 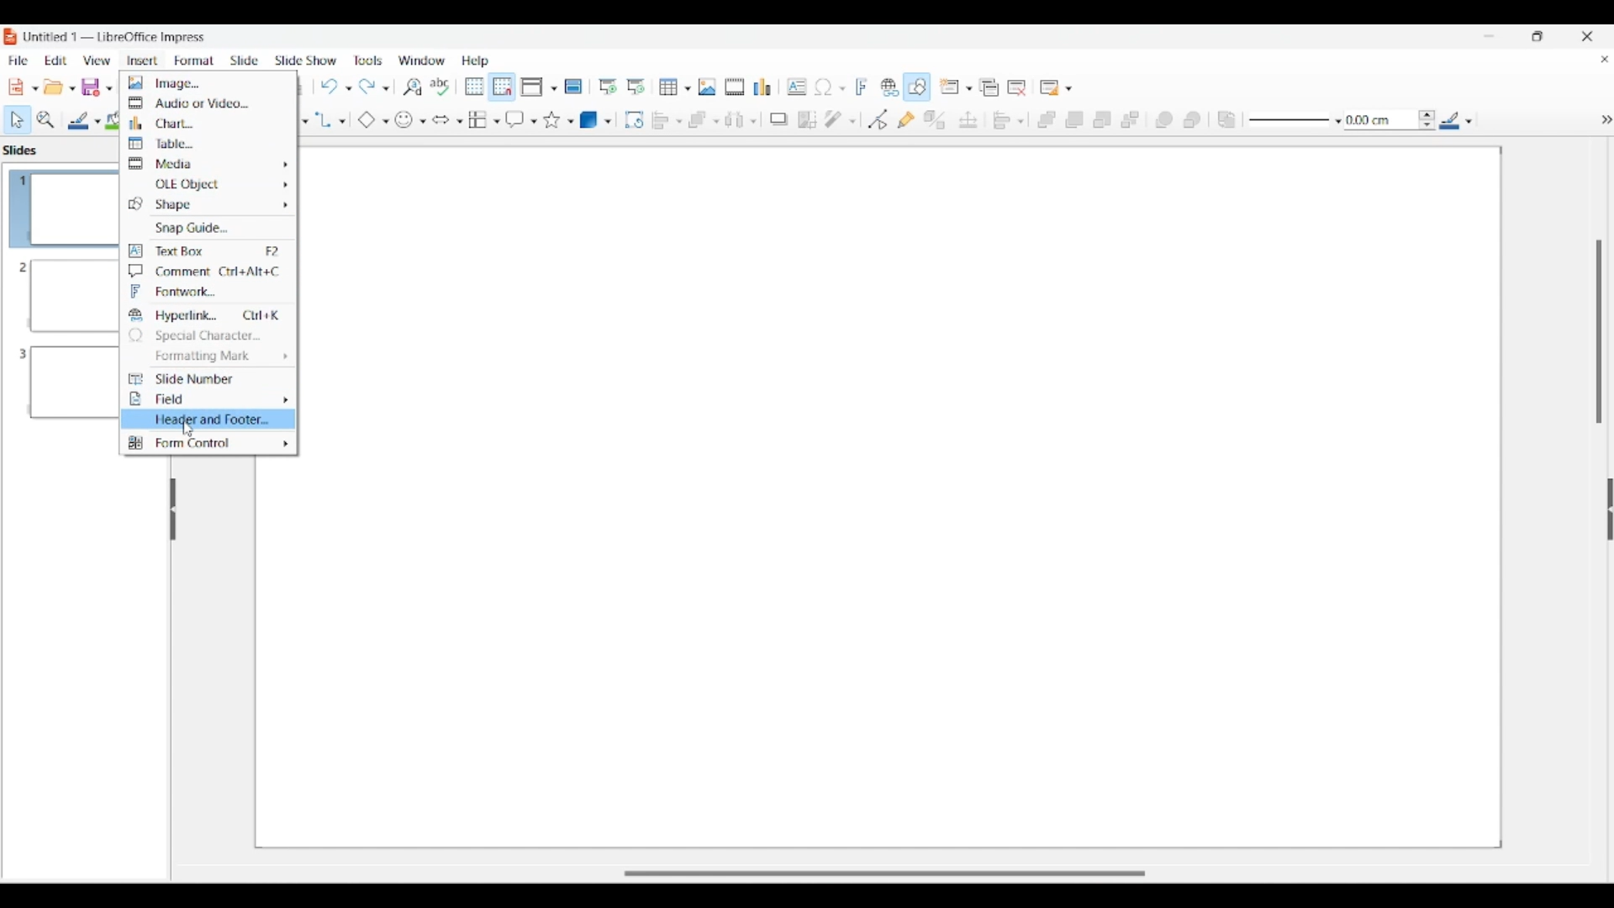 I want to click on Display grid, so click(x=475, y=87).